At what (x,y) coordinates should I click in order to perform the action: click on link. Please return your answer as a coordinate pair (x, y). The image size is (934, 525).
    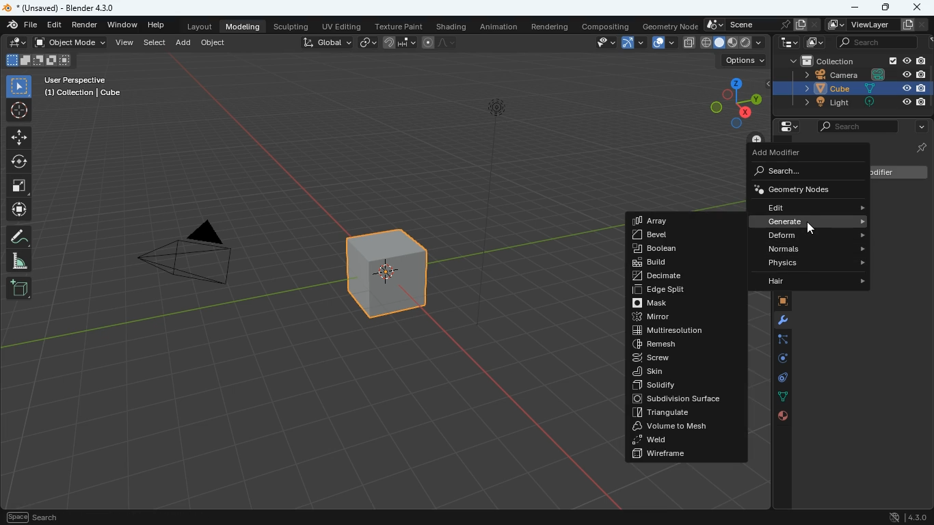
    Looking at the image, I should click on (369, 43).